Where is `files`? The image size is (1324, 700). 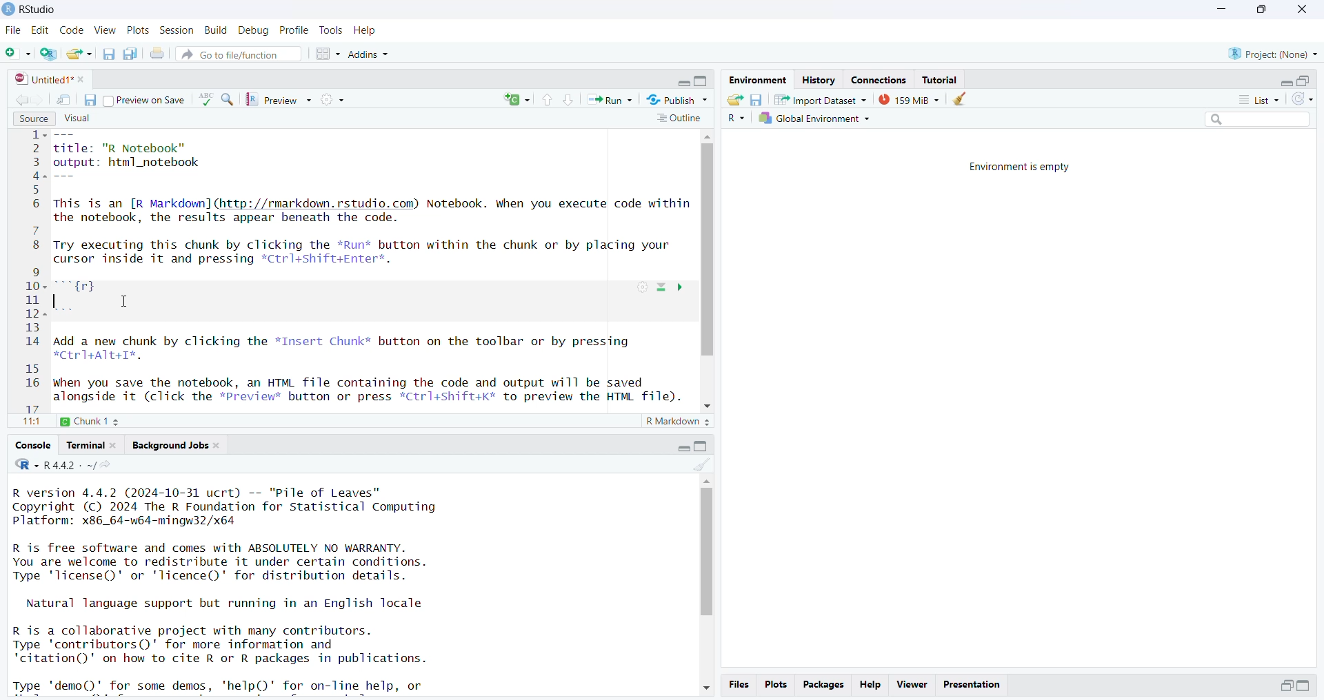 files is located at coordinates (739, 685).